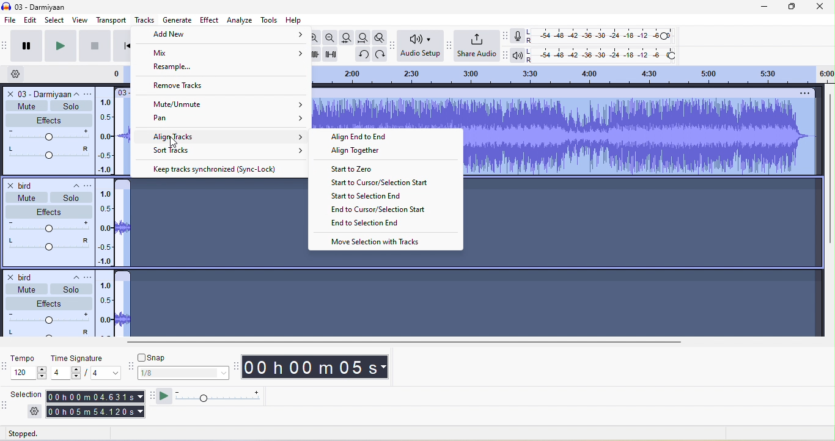 The height and width of the screenshot is (441, 835). Describe the element at coordinates (48, 136) in the screenshot. I see `volume` at that location.